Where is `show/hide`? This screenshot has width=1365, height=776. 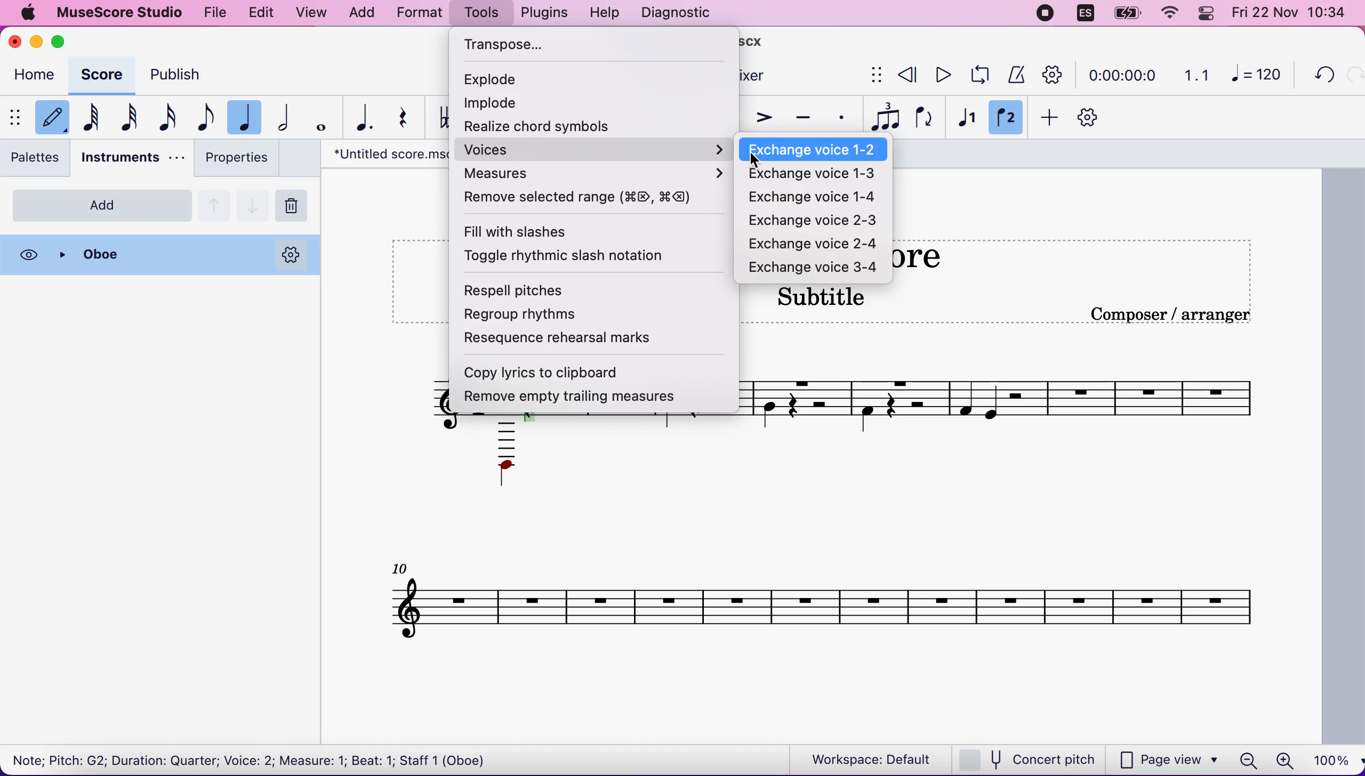
show/hide is located at coordinates (17, 119).